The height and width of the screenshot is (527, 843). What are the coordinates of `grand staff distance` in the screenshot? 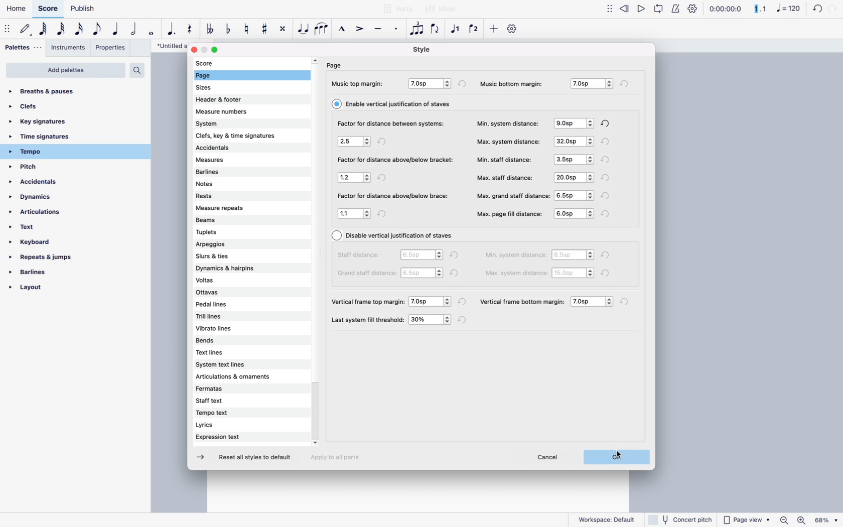 It's located at (364, 275).